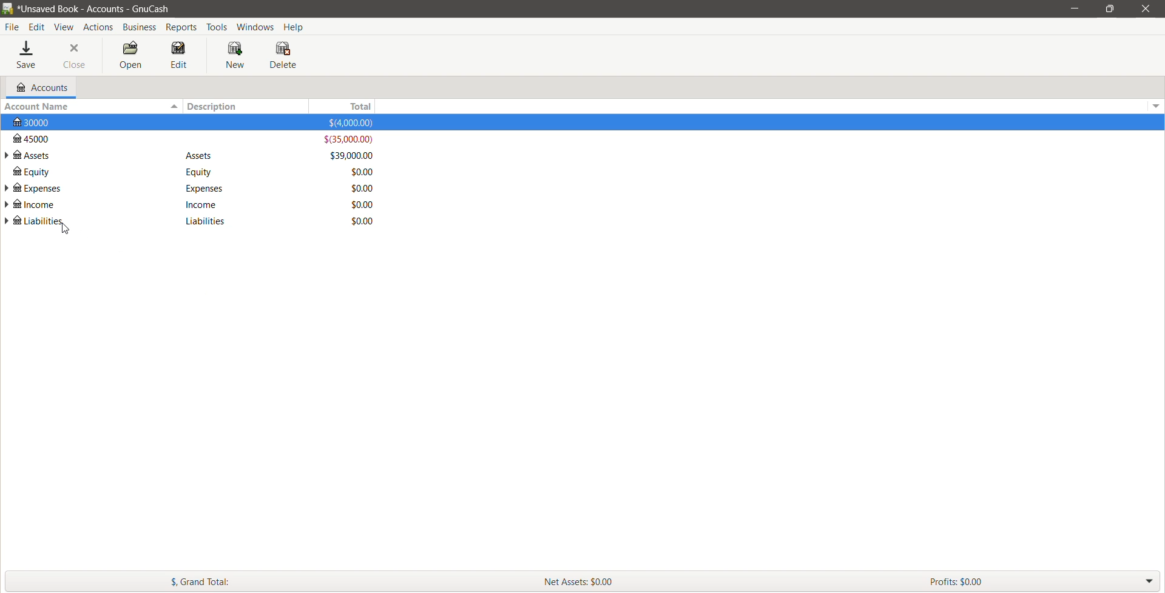 This screenshot has height=593, width=1165. Describe the element at coordinates (7, 9) in the screenshot. I see `Application Logo` at that location.